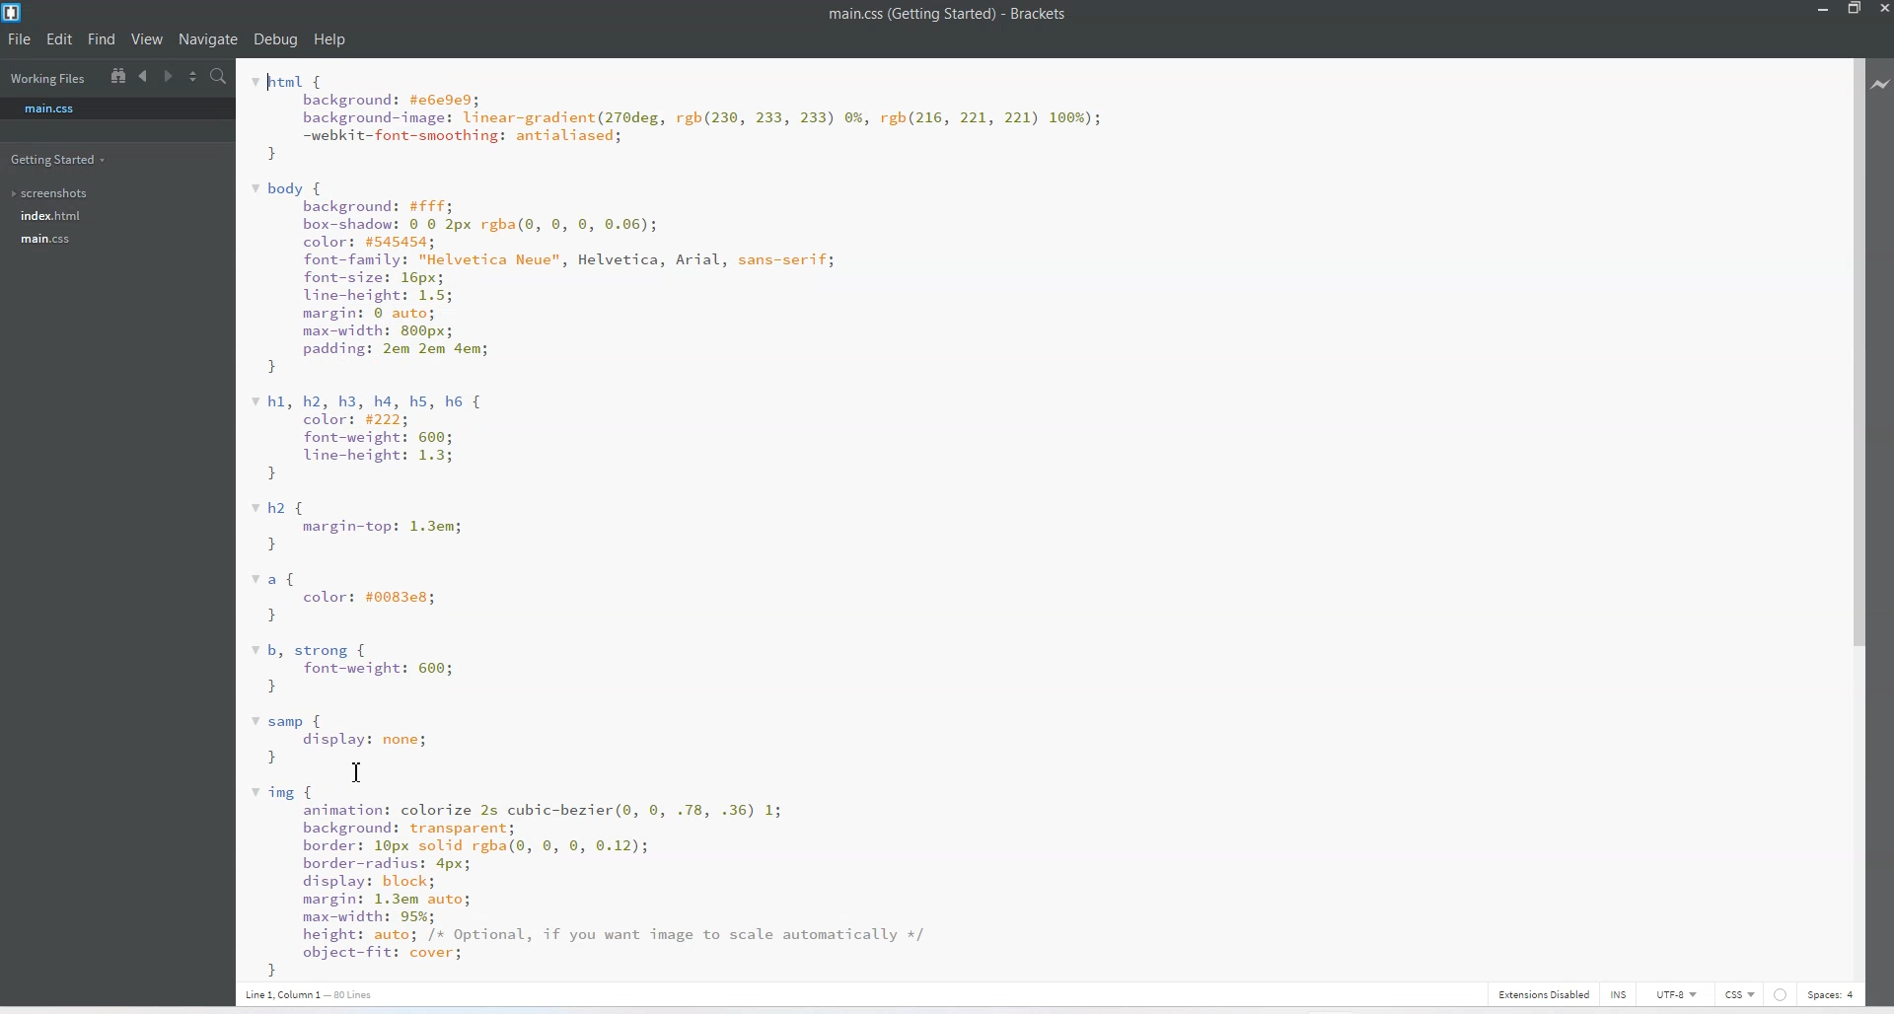 Image resolution: width=1894 pixels, height=1014 pixels. What do you see at coordinates (21, 40) in the screenshot?
I see `File` at bounding box center [21, 40].